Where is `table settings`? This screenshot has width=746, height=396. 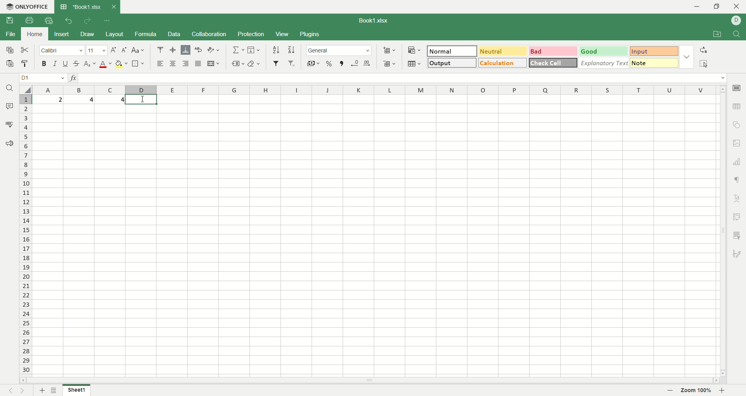
table settings is located at coordinates (736, 107).